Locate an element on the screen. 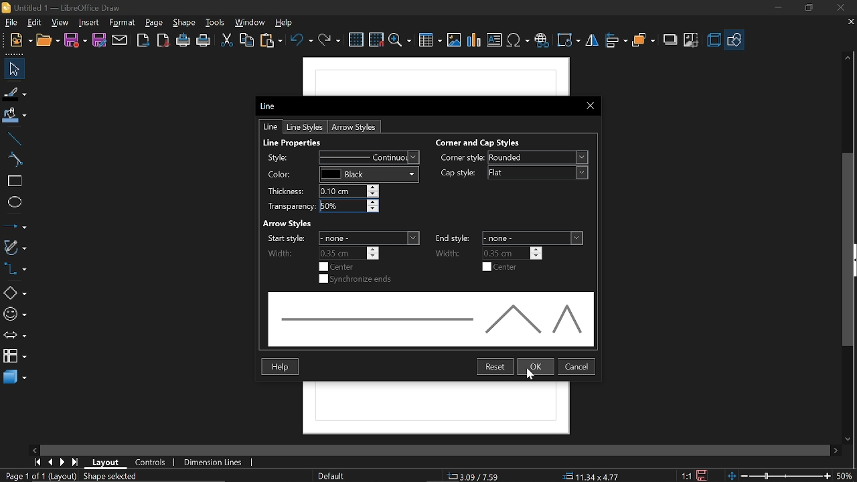  rectangle is located at coordinates (13, 181).